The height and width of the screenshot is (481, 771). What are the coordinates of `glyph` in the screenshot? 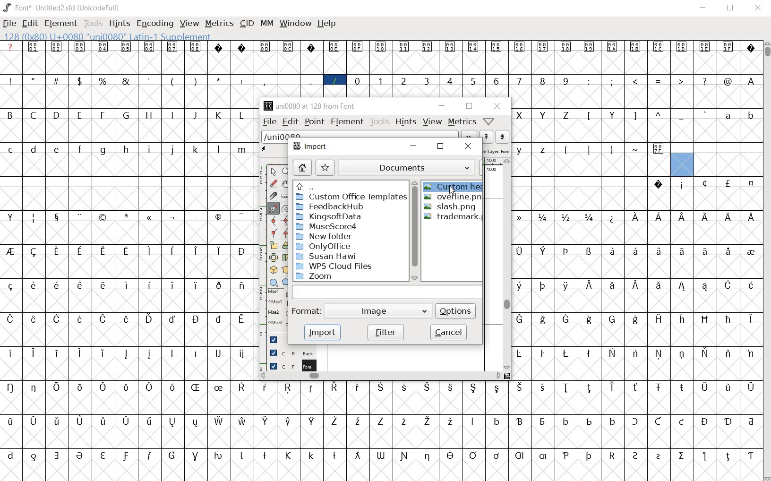 It's located at (102, 151).